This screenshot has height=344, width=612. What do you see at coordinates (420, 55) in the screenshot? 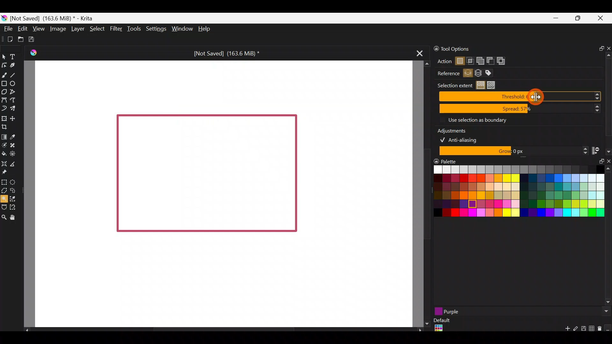
I see `Close tab` at bounding box center [420, 55].